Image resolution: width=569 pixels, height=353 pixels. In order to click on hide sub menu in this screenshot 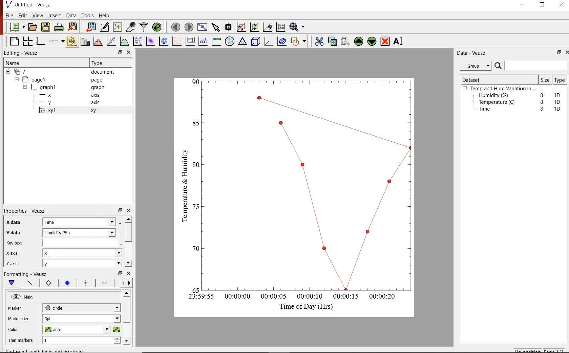, I will do `click(465, 89)`.